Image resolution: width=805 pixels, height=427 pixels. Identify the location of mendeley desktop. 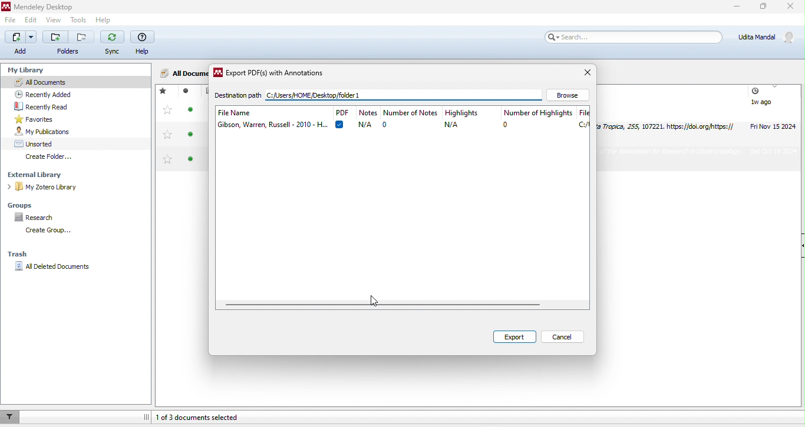
(52, 6).